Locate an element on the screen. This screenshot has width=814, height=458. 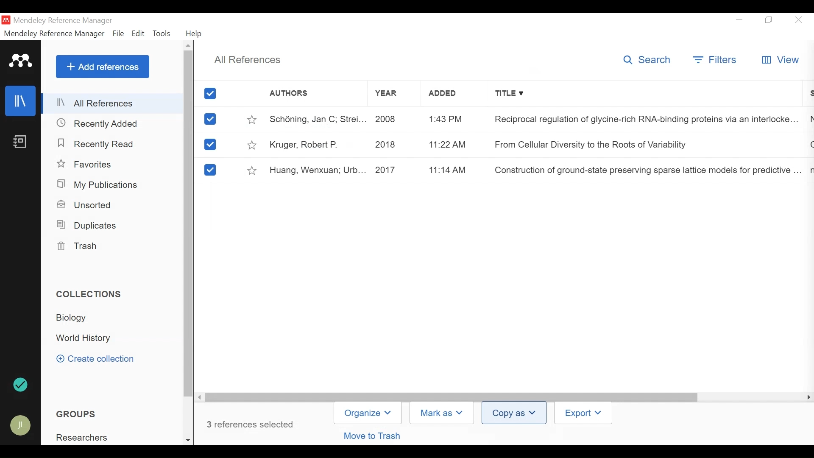
Groups  is located at coordinates (73, 414).